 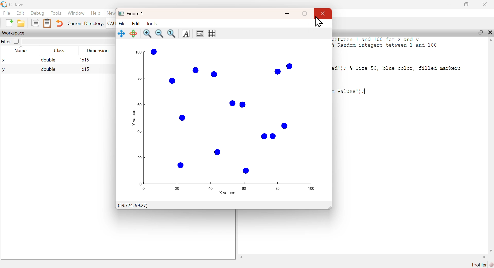 I want to click on X values, so click(x=228, y=193).